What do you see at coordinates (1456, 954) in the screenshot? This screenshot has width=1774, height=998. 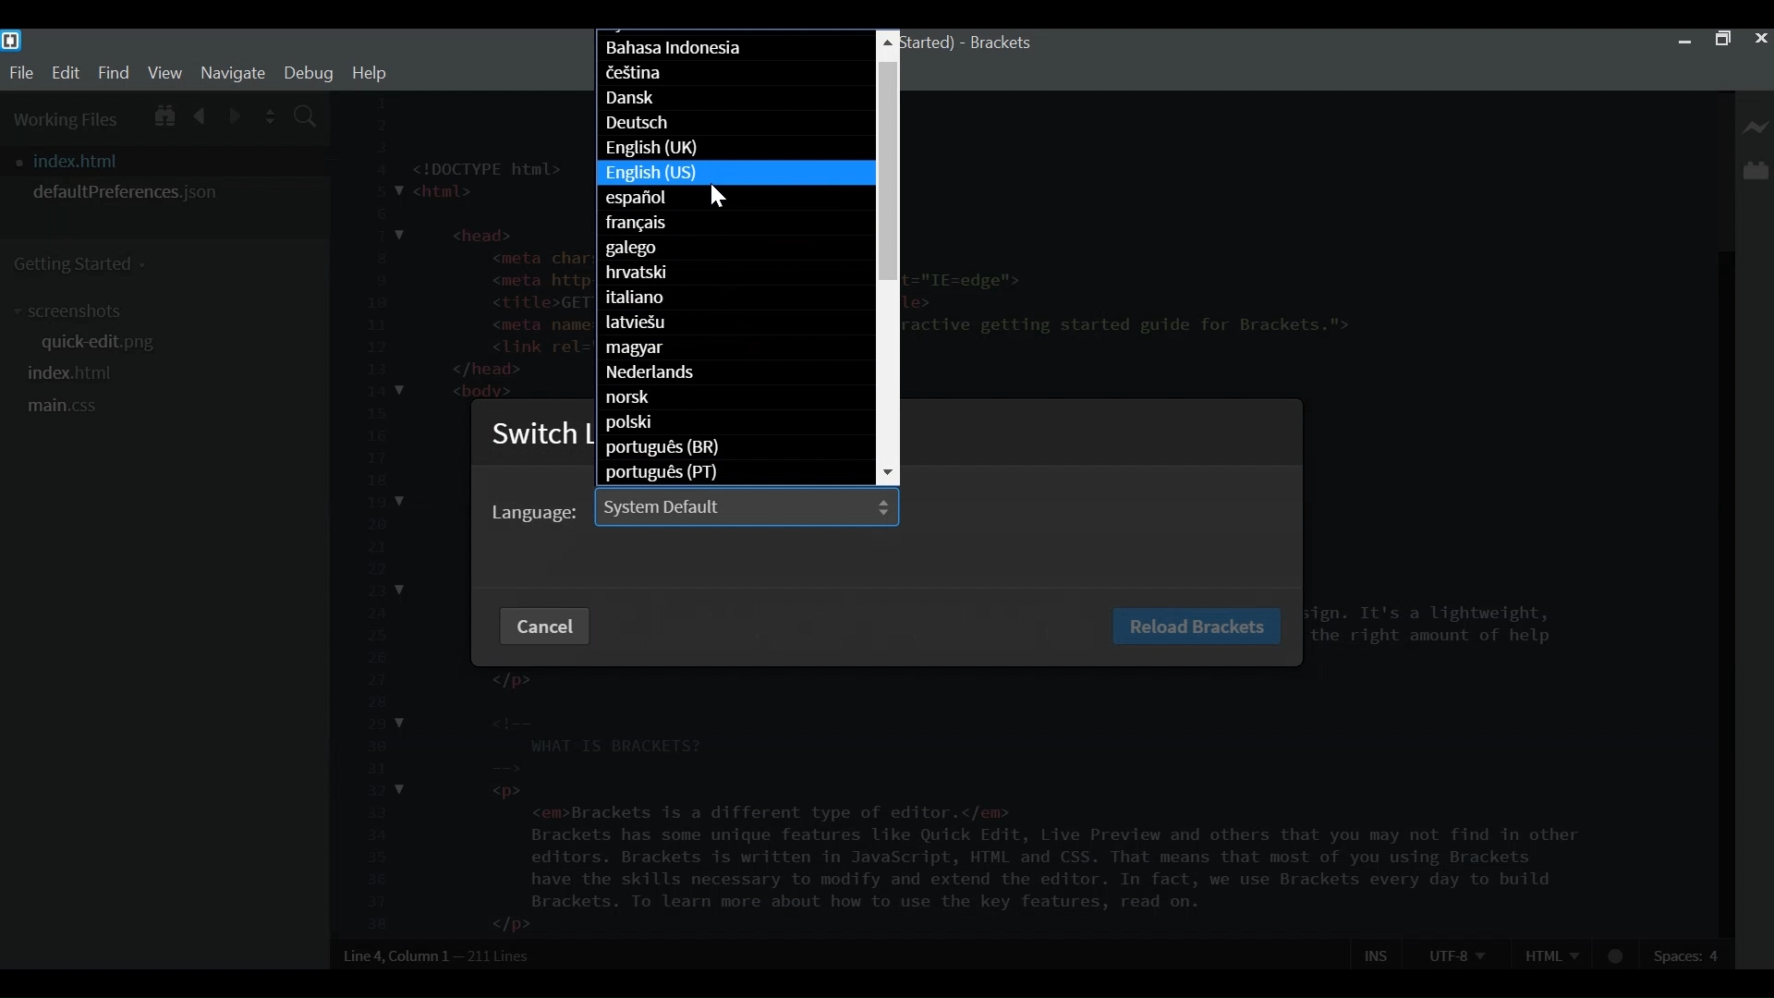 I see `UTF-8` at bounding box center [1456, 954].